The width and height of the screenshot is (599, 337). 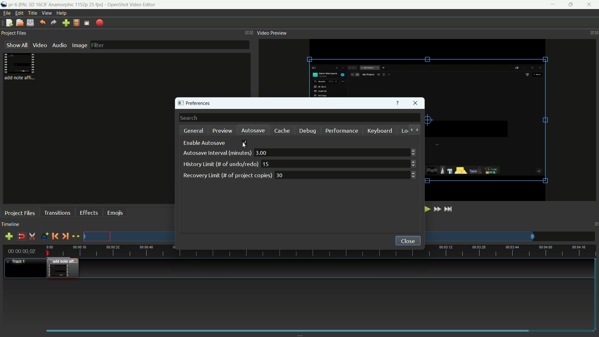 What do you see at coordinates (87, 23) in the screenshot?
I see `full screen` at bounding box center [87, 23].